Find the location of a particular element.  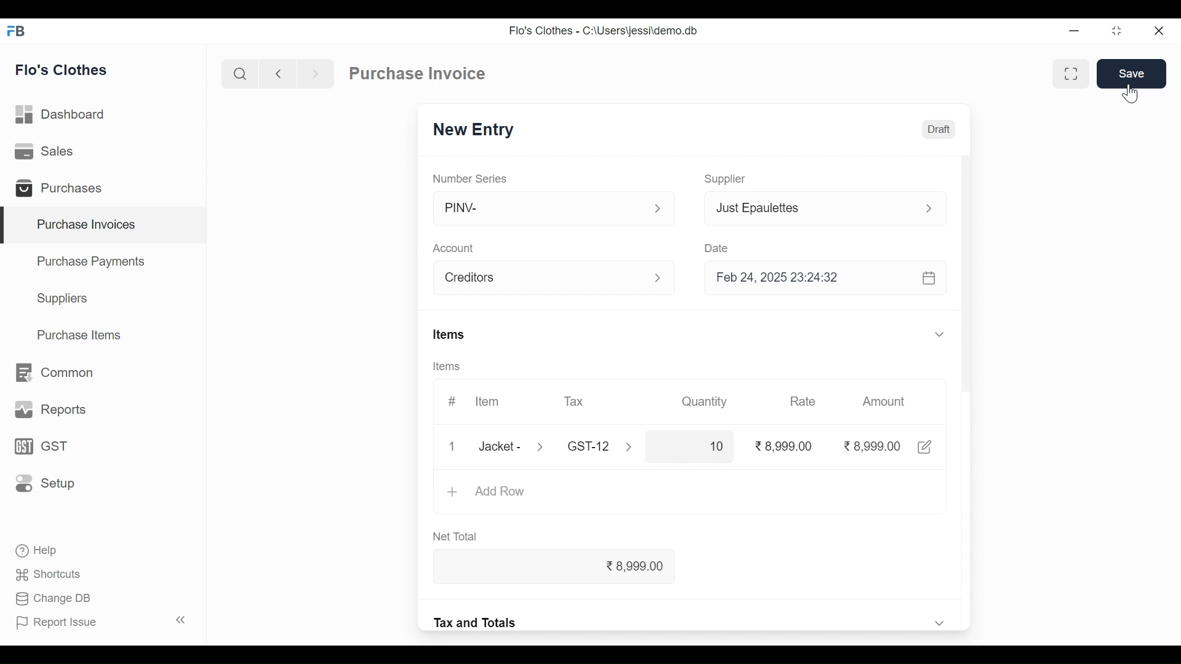

Report Issue is located at coordinates (102, 621).